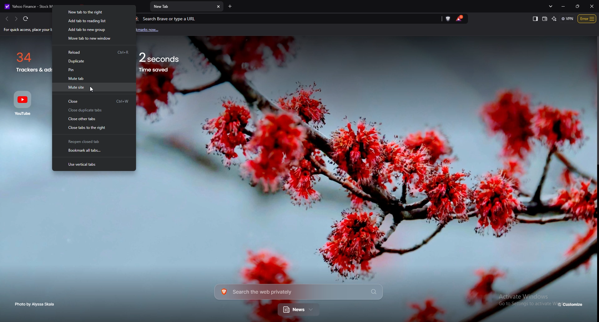 The image size is (599, 322). I want to click on news, so click(299, 310).